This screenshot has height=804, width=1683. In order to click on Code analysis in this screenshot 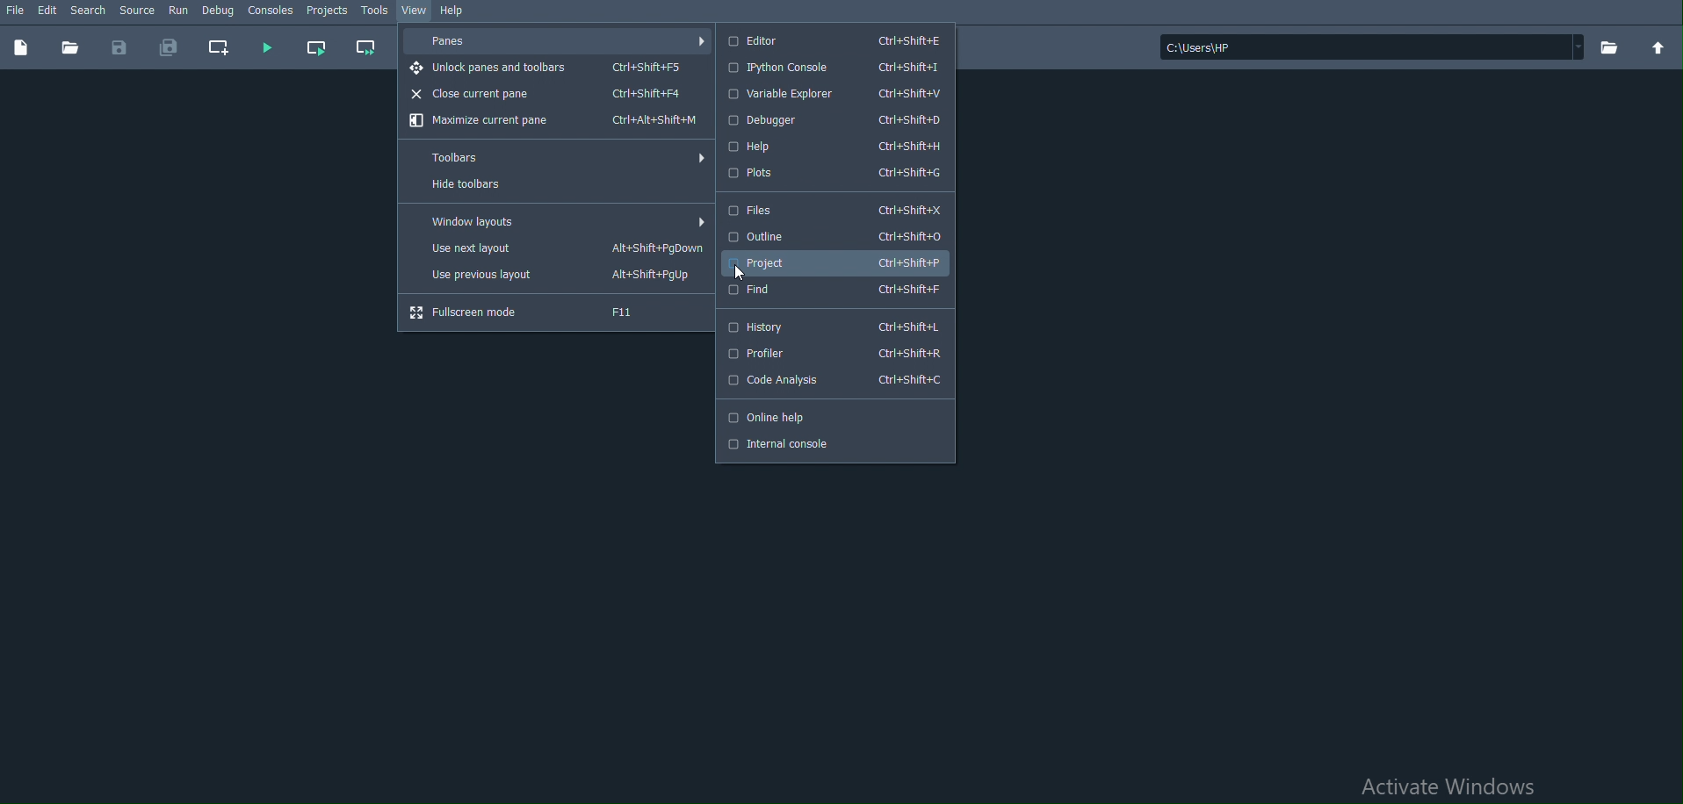, I will do `click(831, 381)`.